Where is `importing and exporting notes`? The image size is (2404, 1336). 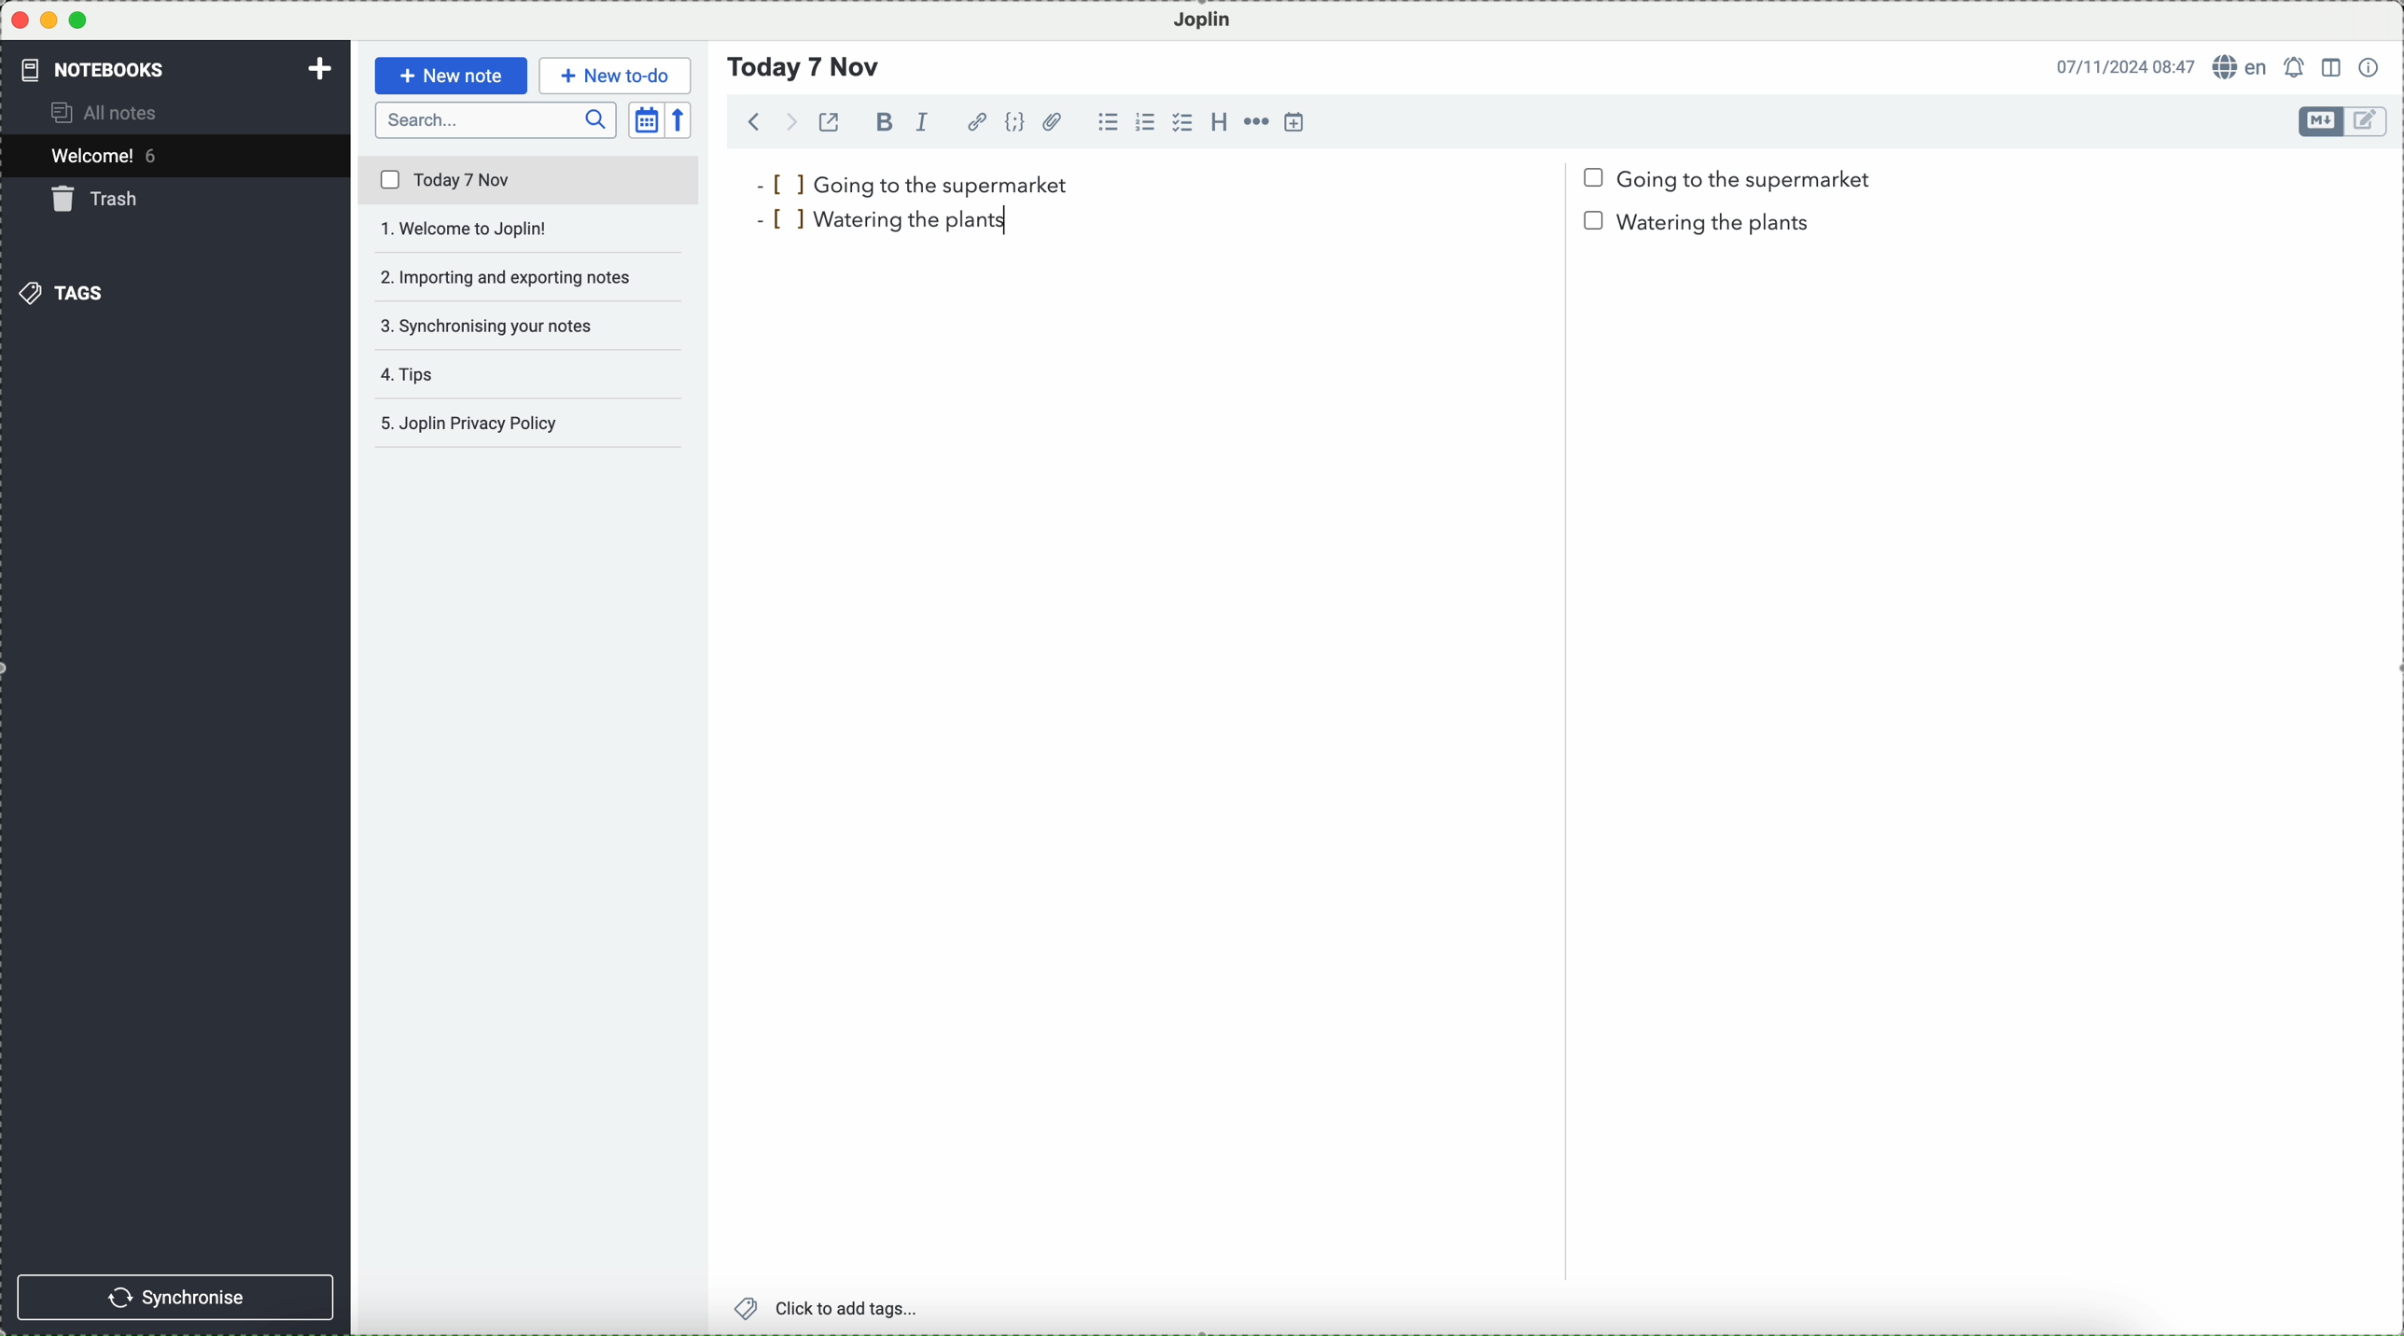
importing and exporting notes is located at coordinates (531, 276).